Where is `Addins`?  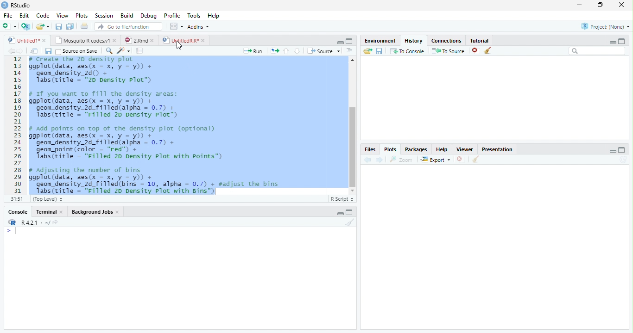 Addins is located at coordinates (198, 26).